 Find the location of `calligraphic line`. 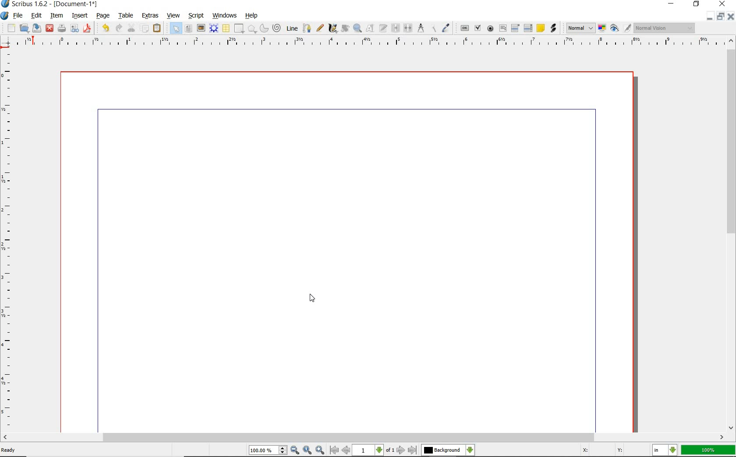

calligraphic line is located at coordinates (333, 29).